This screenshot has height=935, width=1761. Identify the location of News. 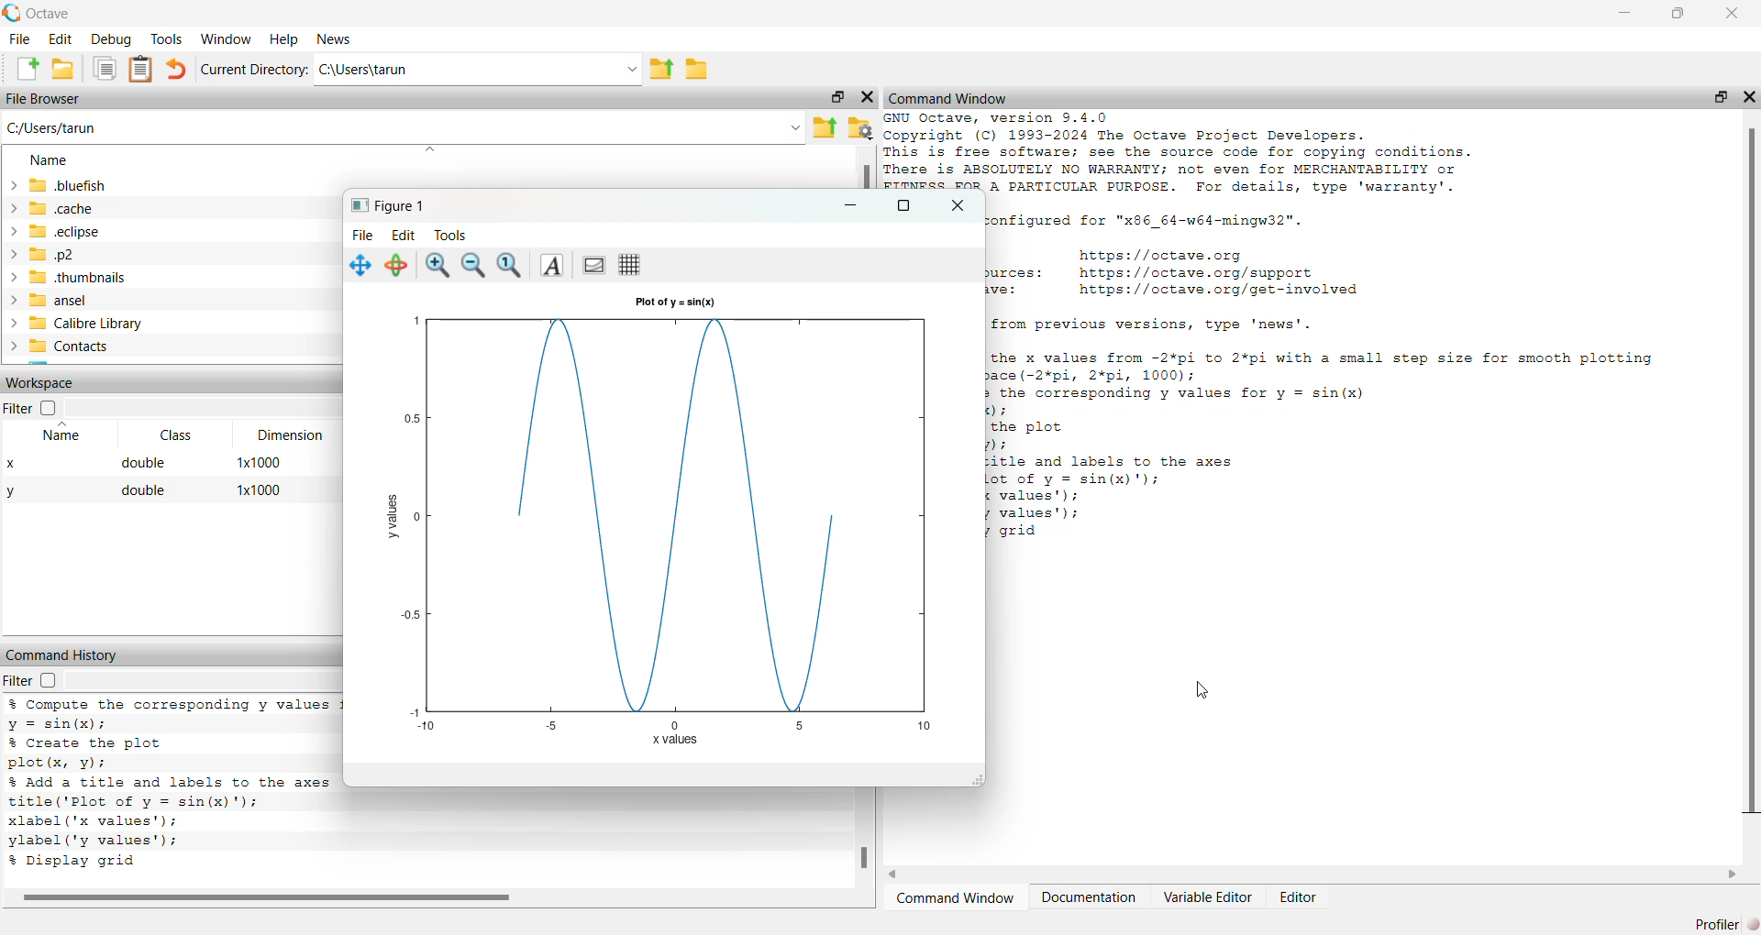
(333, 40).